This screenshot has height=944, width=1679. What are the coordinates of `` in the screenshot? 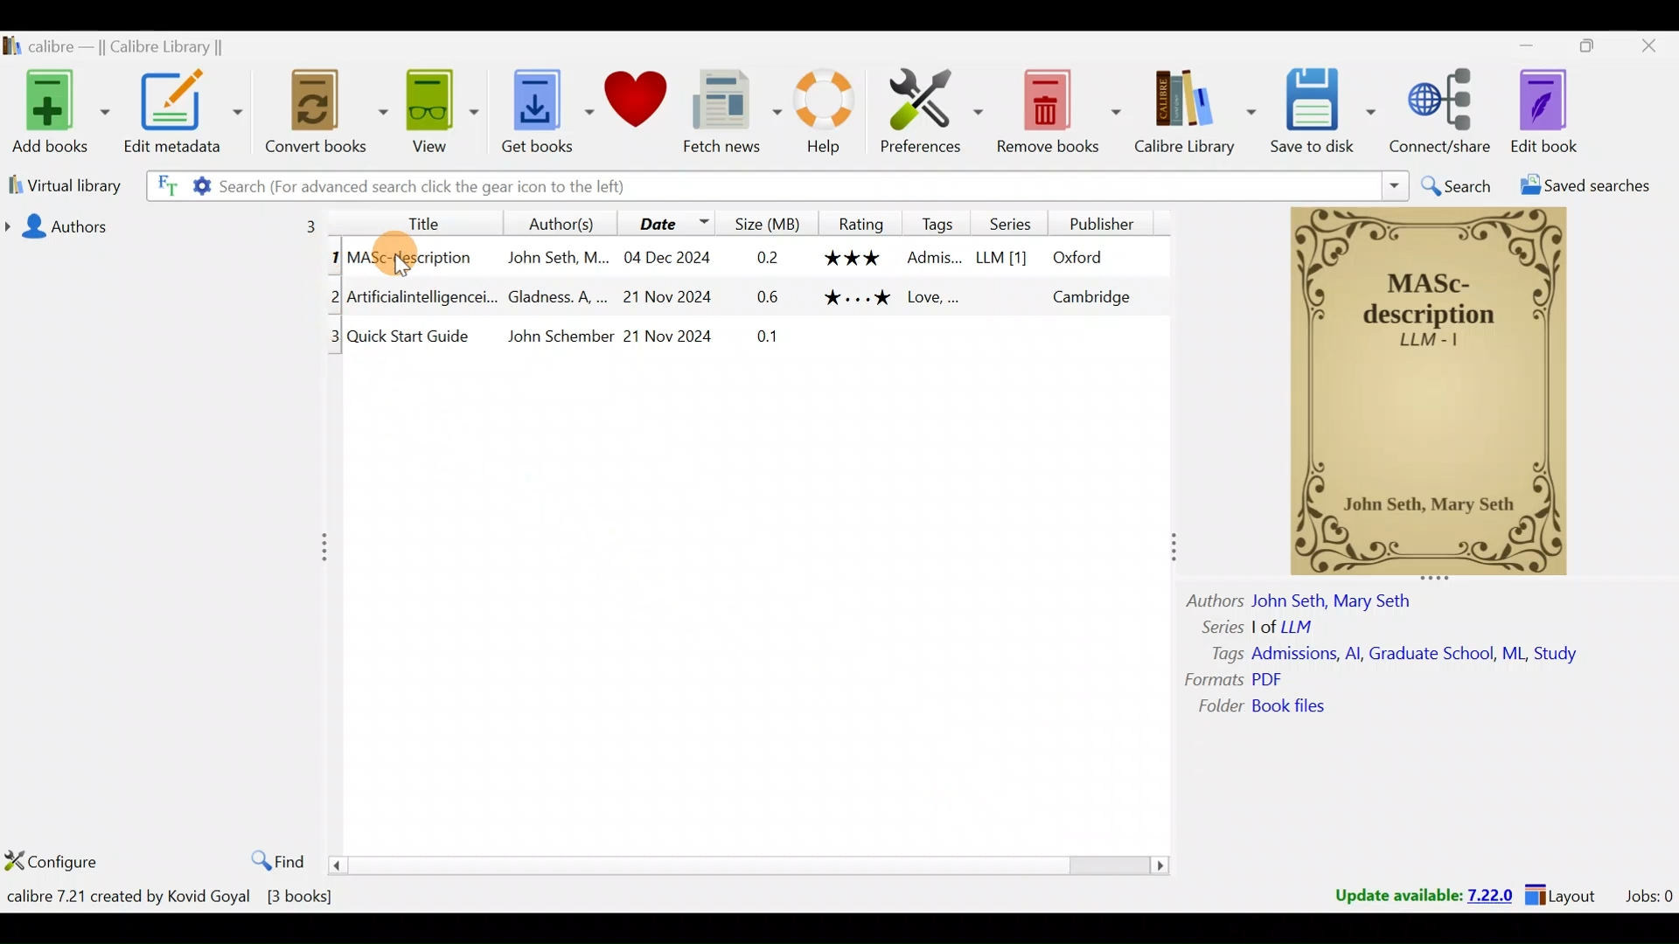 It's located at (1217, 628).